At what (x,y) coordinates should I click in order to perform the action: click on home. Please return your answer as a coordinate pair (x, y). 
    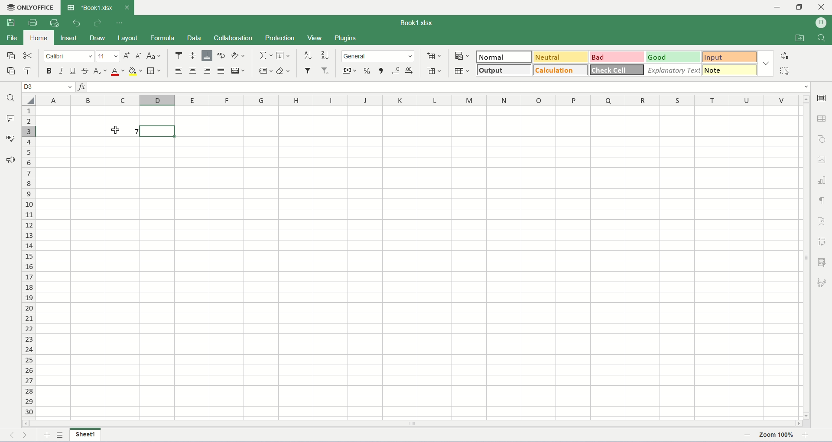
    Looking at the image, I should click on (37, 38).